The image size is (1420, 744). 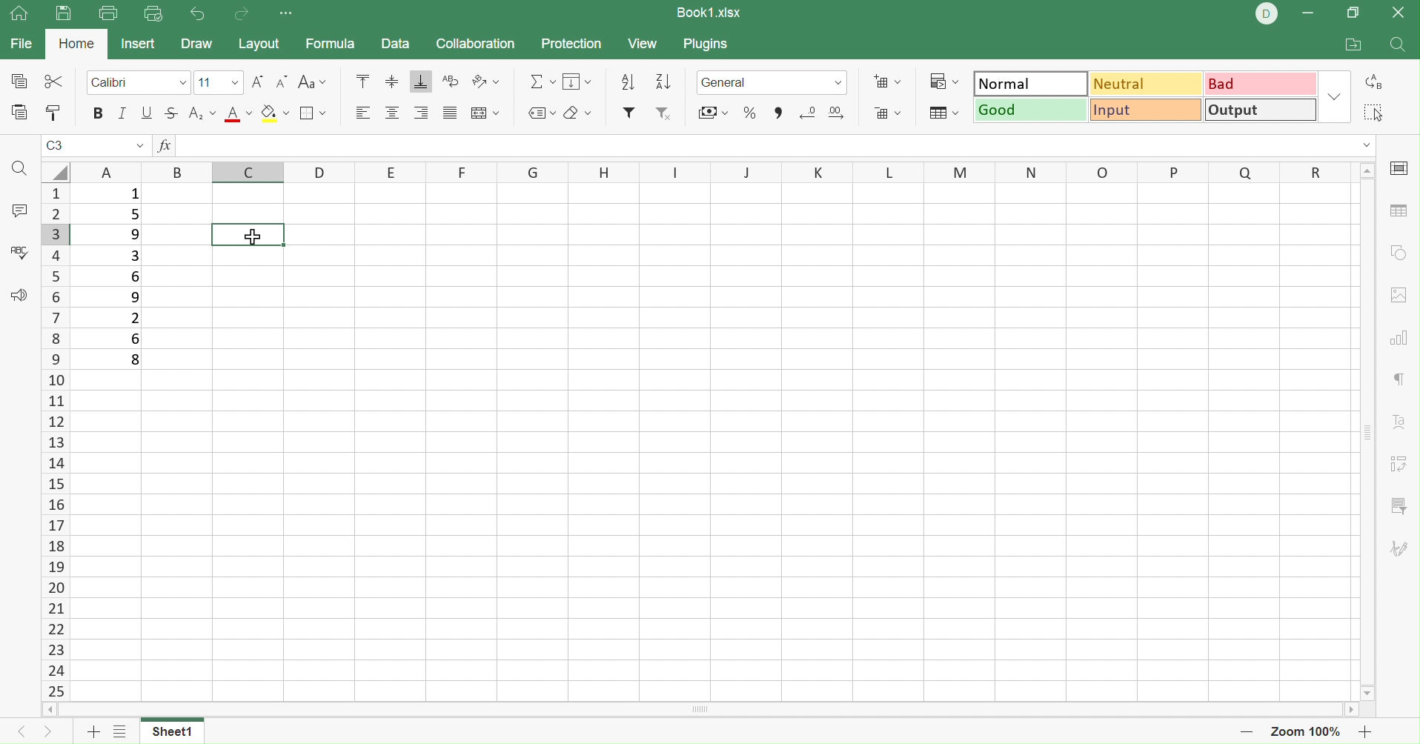 I want to click on Find, so click(x=1399, y=46).